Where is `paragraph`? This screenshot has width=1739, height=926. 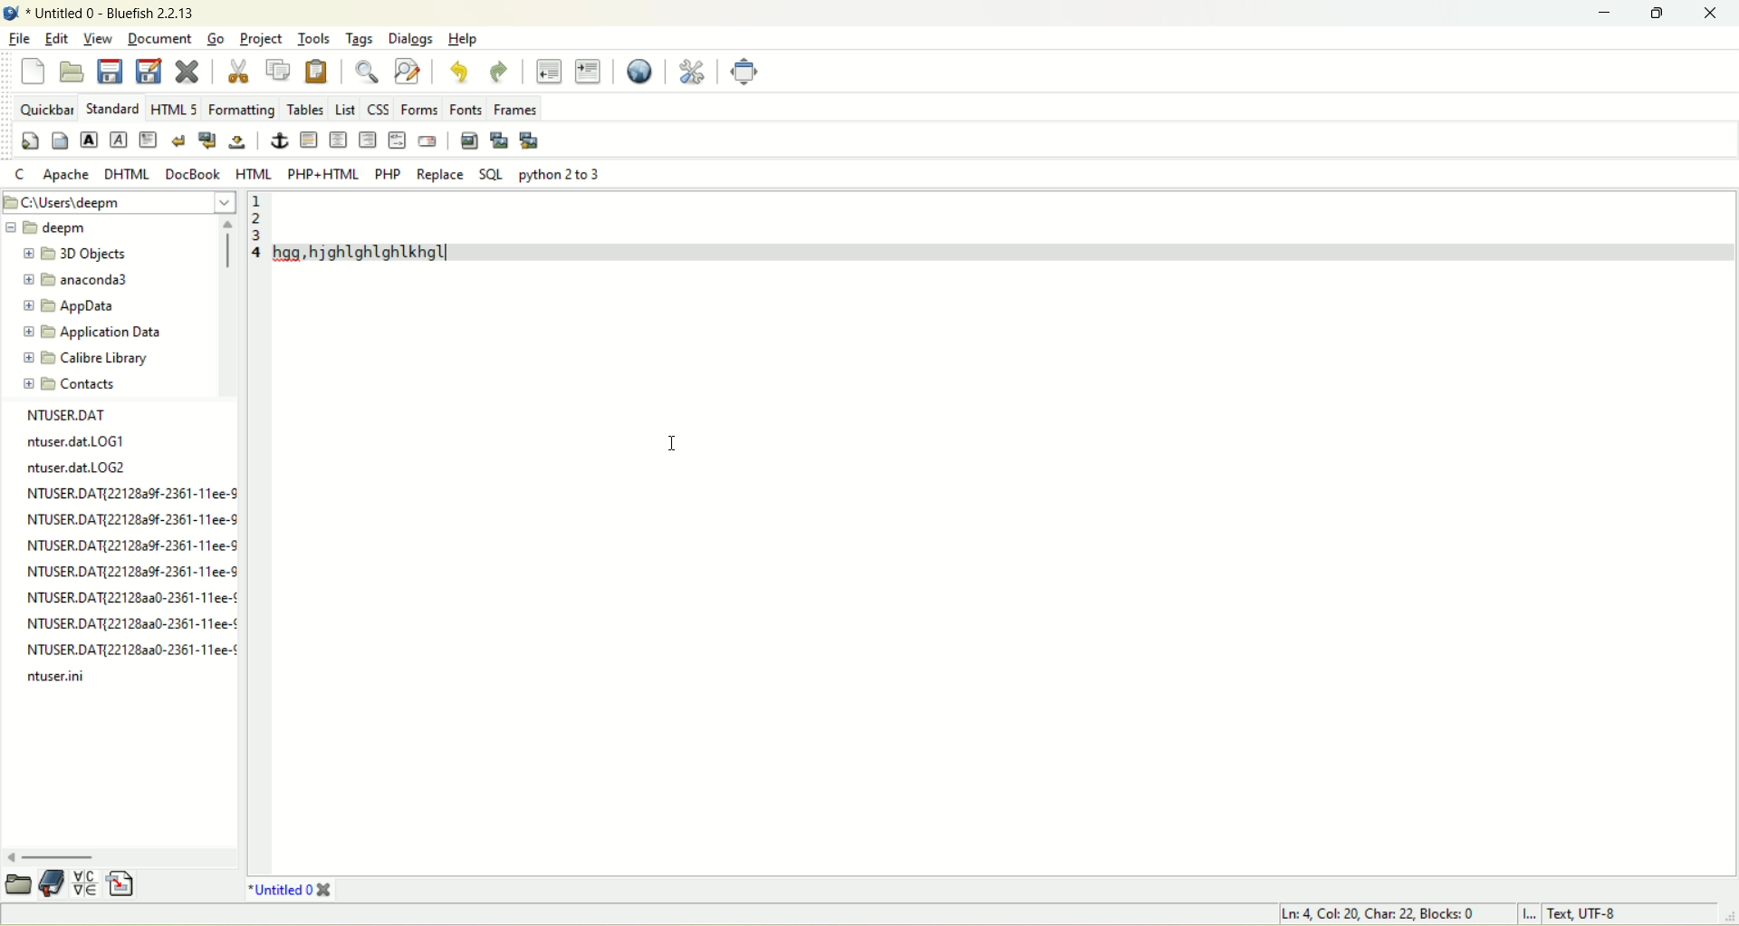
paragraph is located at coordinates (148, 139).